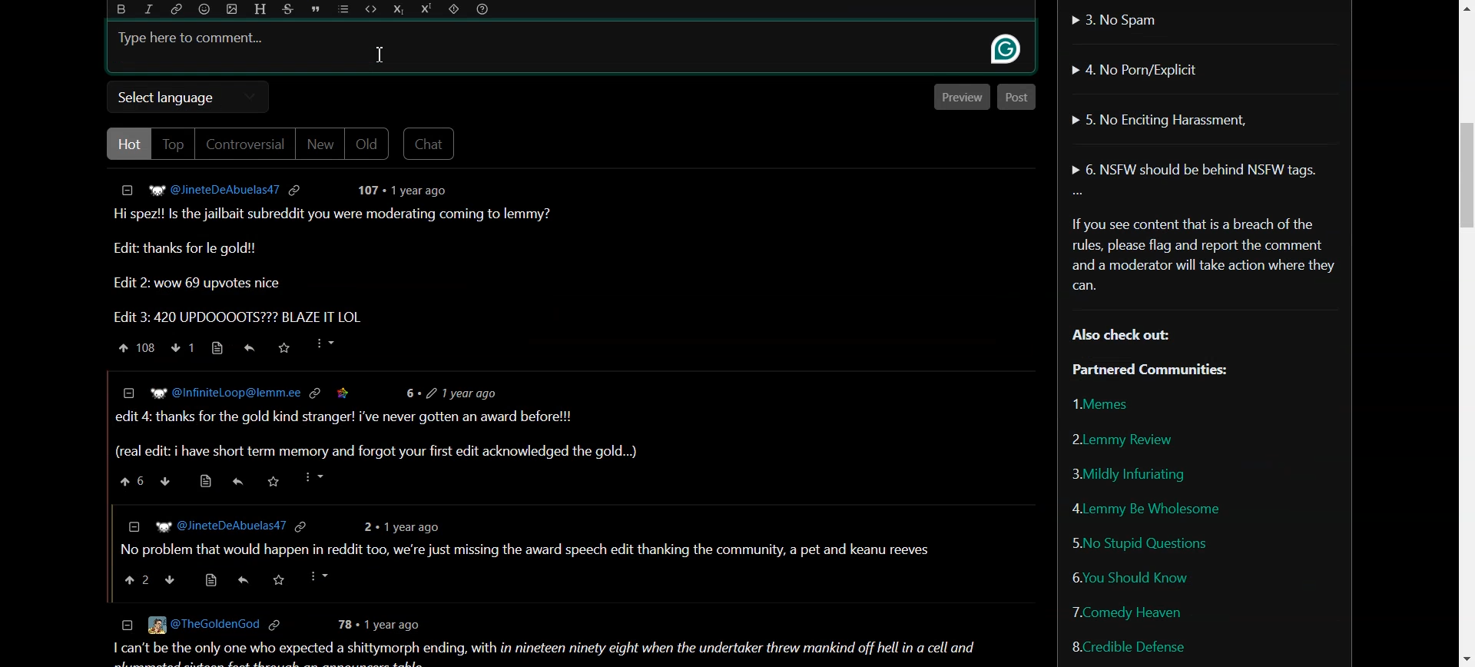 The width and height of the screenshot is (1475, 667). Describe the element at coordinates (343, 10) in the screenshot. I see `List` at that location.